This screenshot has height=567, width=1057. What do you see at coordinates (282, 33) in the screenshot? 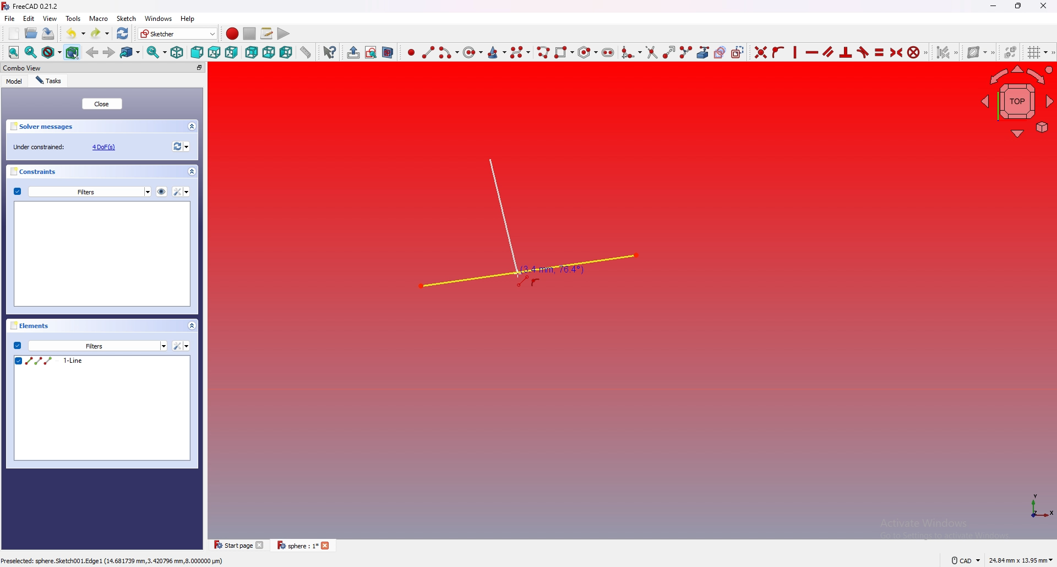
I see `Execute macro` at bounding box center [282, 33].